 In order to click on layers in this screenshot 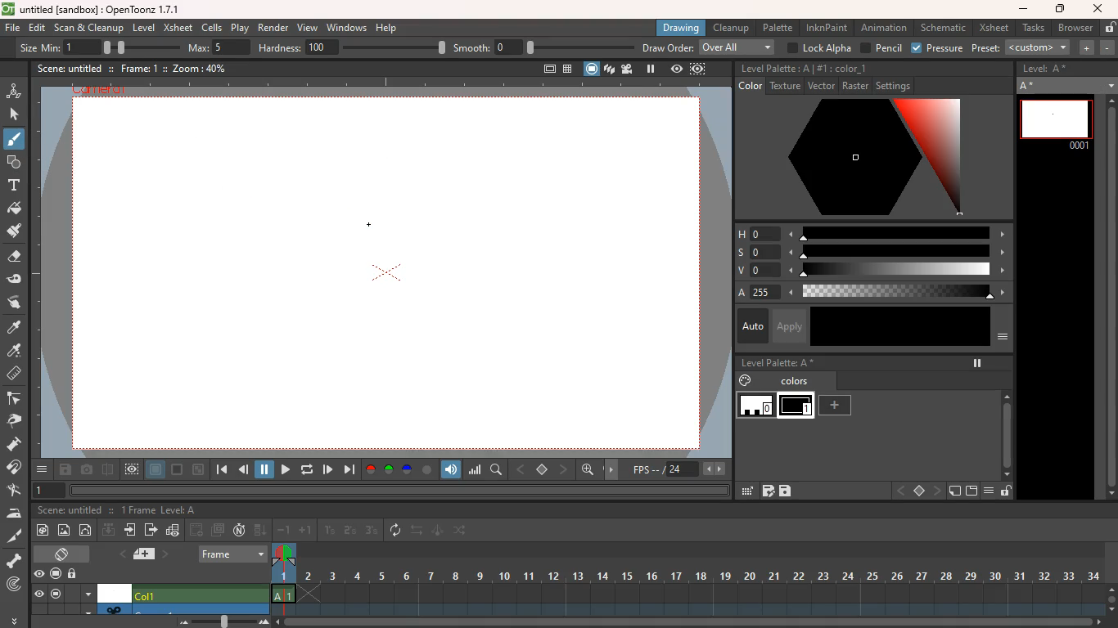, I will do `click(609, 70)`.